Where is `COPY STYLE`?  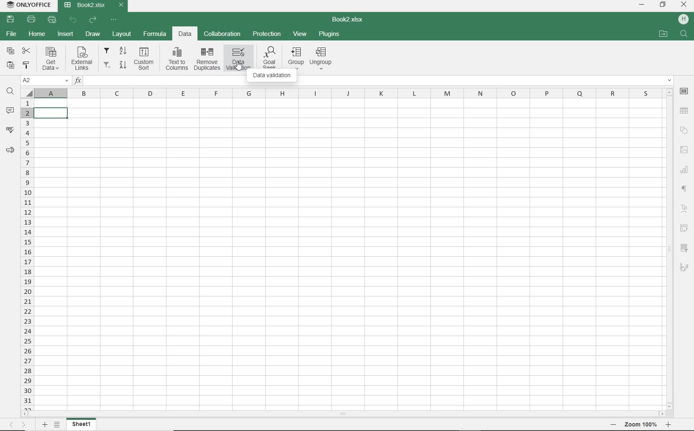
COPY STYLE is located at coordinates (27, 66).